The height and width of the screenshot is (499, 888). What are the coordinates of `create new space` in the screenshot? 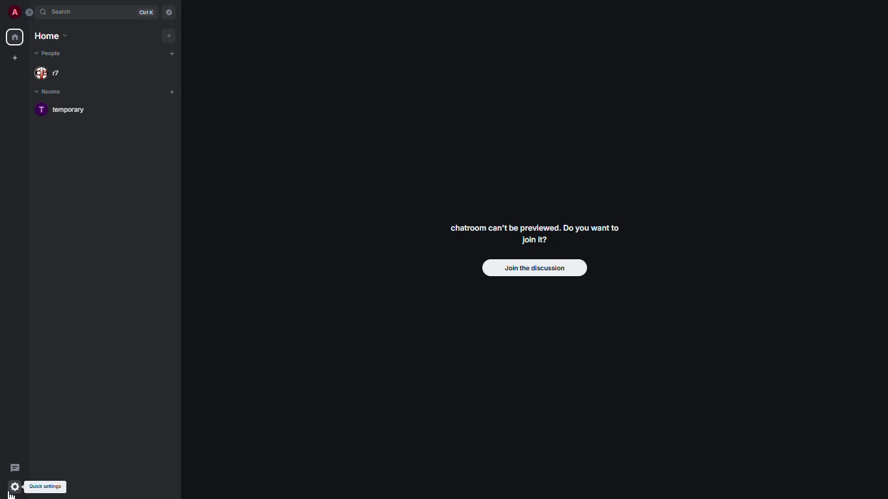 It's located at (16, 58).